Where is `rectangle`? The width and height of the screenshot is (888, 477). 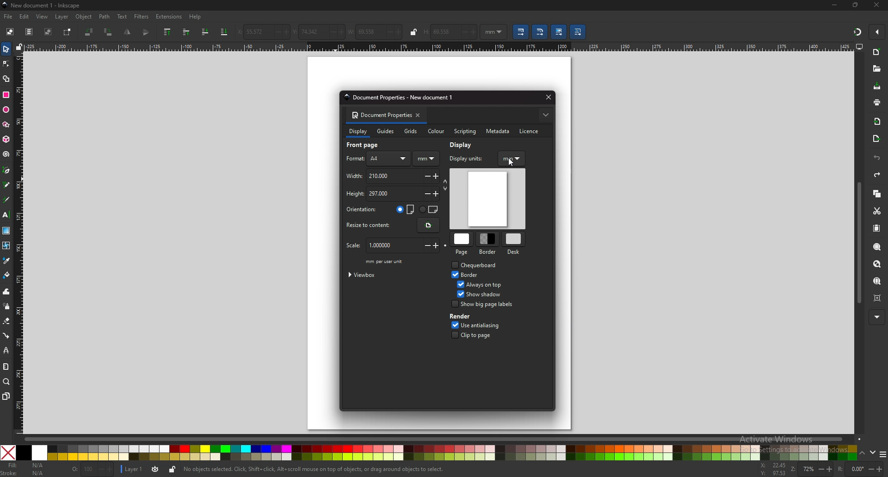 rectangle is located at coordinates (6, 95).